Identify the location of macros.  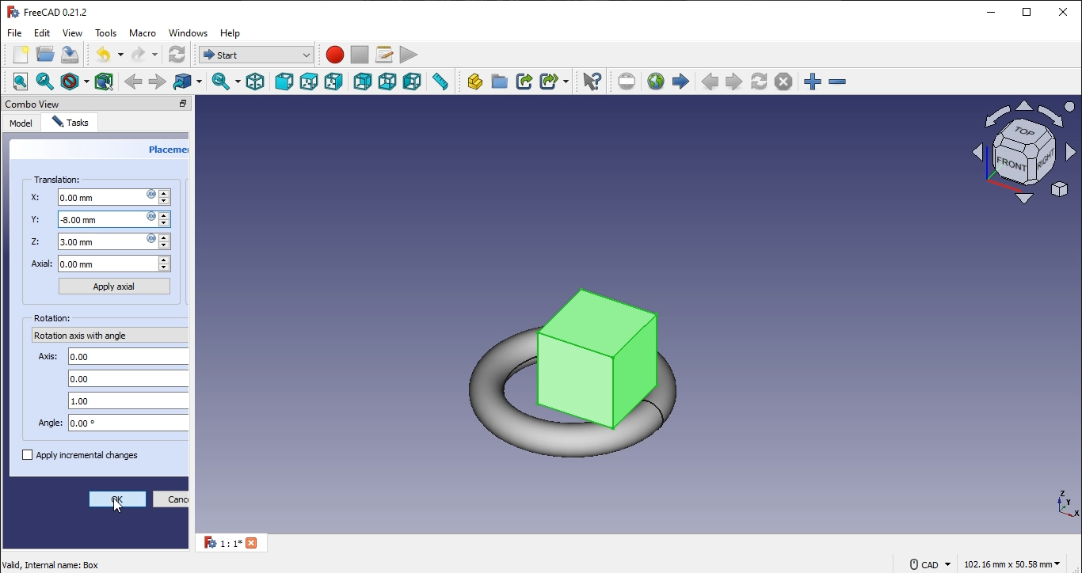
(383, 55).